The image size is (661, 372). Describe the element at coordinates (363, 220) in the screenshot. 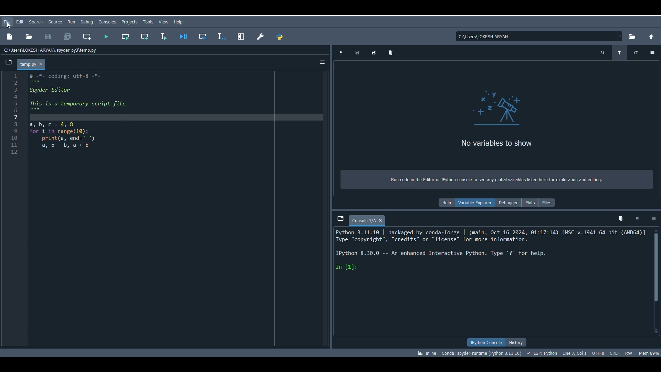

I see `Console 1/A` at that location.